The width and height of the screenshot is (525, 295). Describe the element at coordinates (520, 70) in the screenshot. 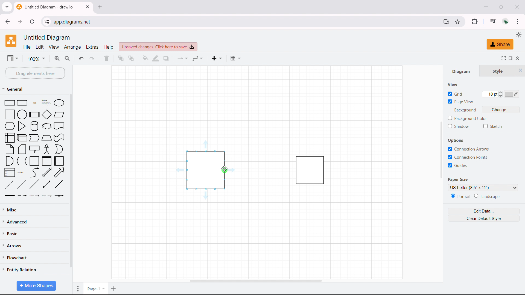

I see `hide` at that location.